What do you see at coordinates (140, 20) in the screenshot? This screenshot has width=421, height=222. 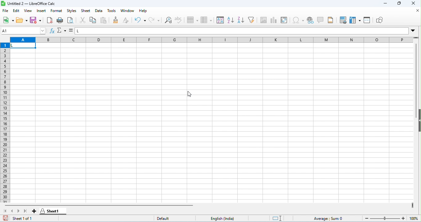 I see `undo ` at bounding box center [140, 20].